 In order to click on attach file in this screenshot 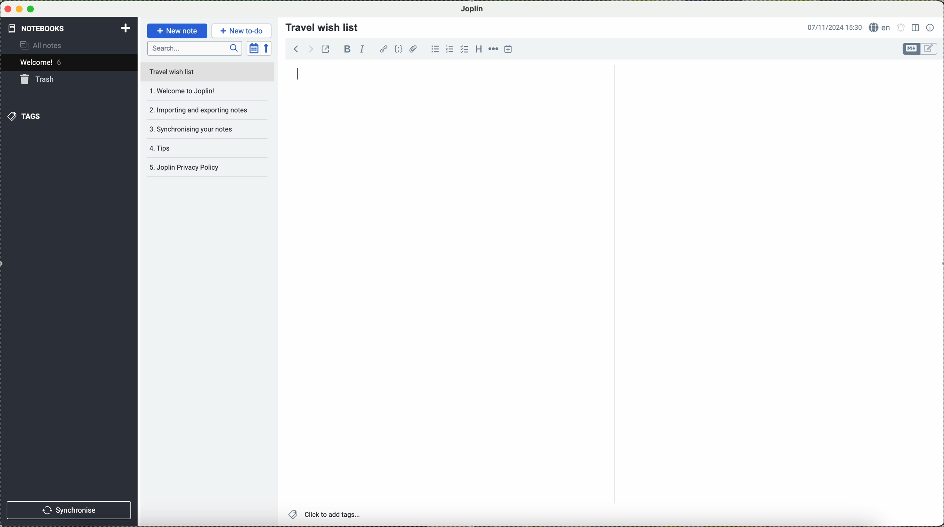, I will do `click(413, 49)`.